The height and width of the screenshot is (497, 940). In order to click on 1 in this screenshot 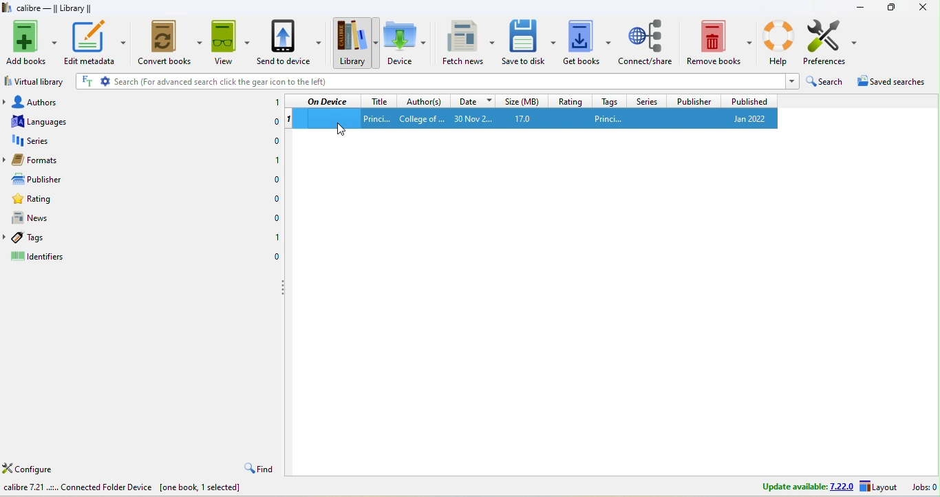, I will do `click(275, 103)`.